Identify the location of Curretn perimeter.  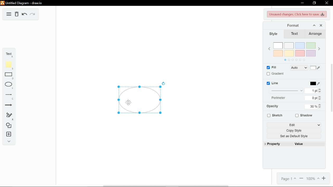
(312, 98).